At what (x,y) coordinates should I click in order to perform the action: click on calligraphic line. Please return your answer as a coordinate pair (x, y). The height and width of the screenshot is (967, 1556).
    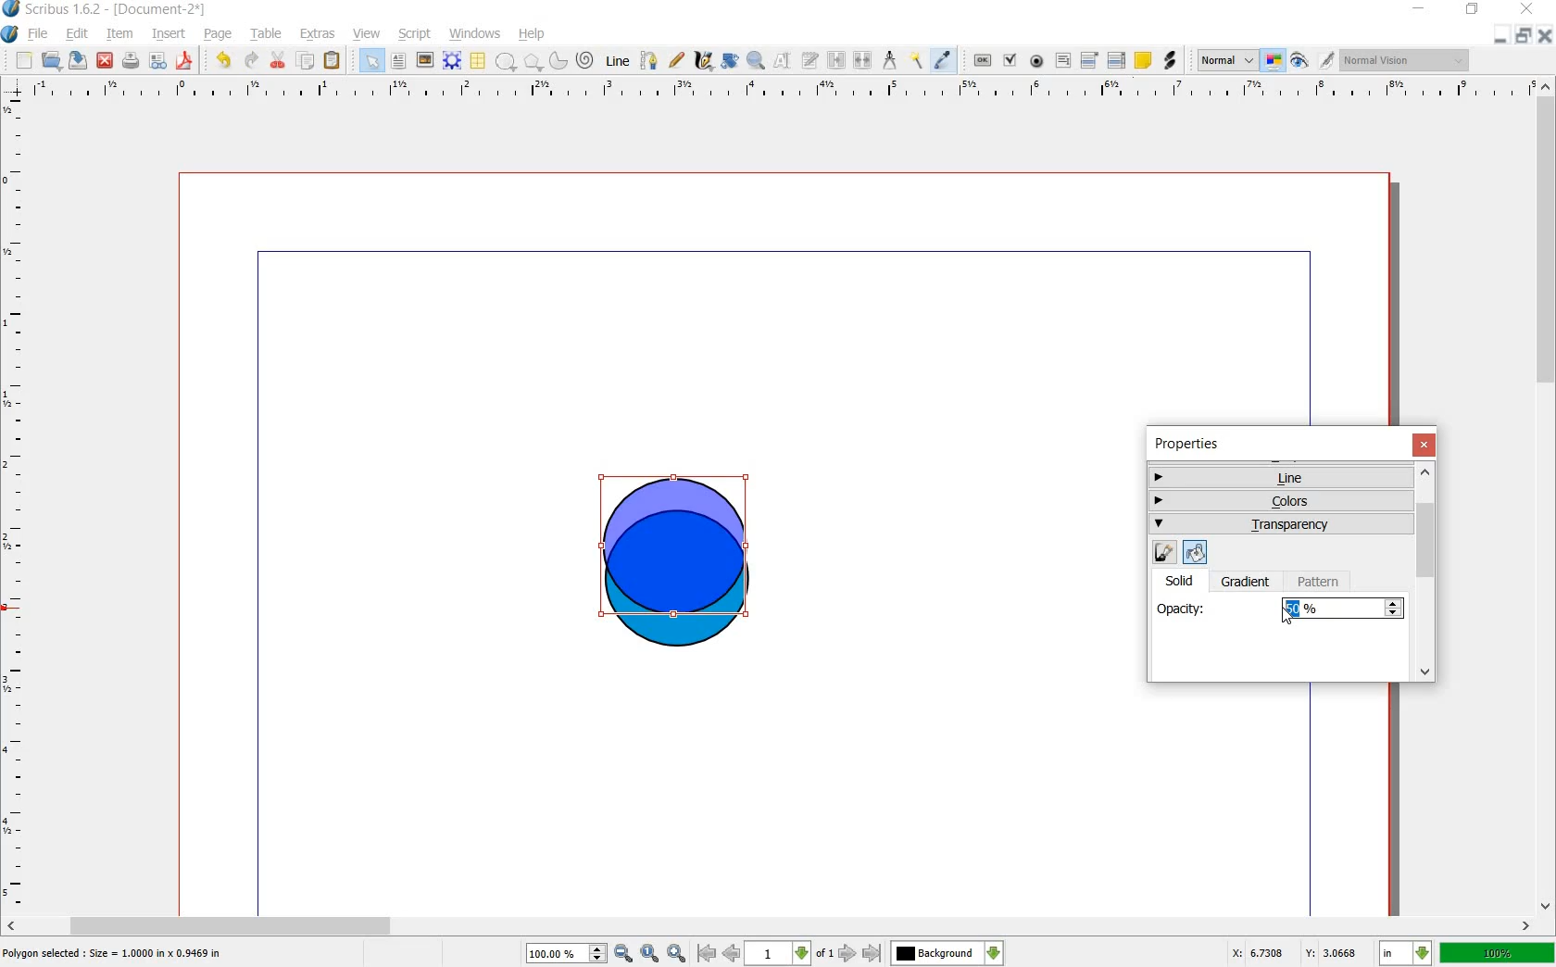
    Looking at the image, I should click on (703, 63).